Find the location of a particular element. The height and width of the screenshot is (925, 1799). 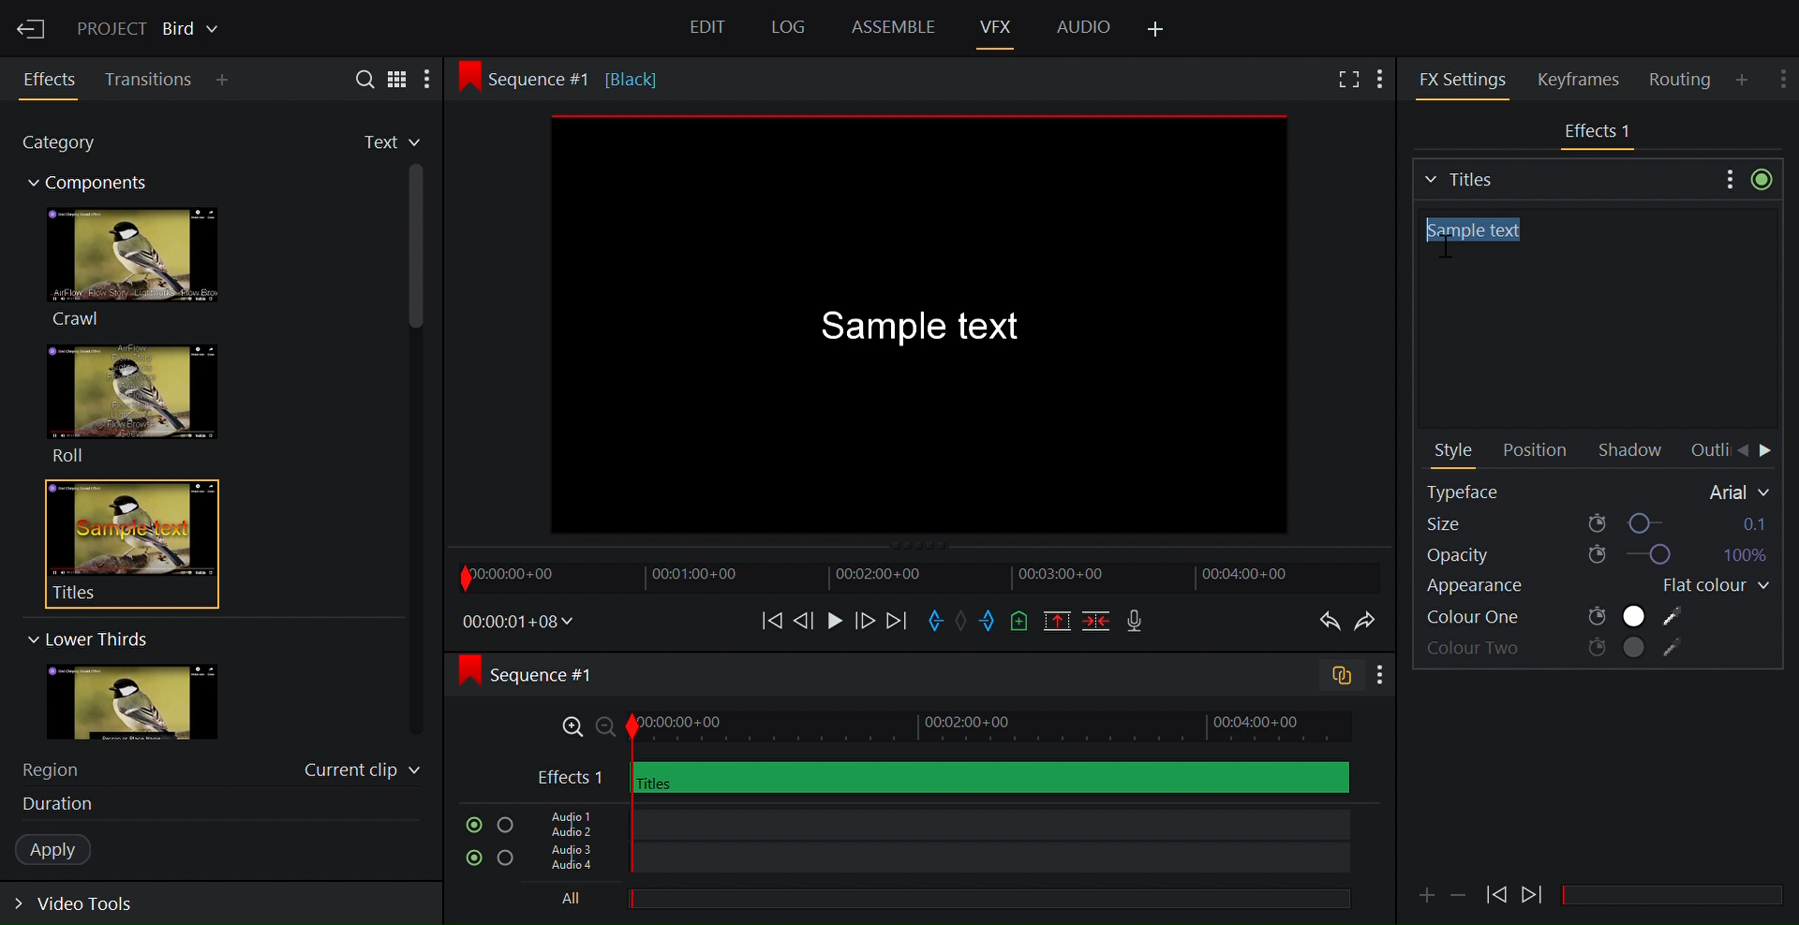

Add a cue is located at coordinates (1019, 623).